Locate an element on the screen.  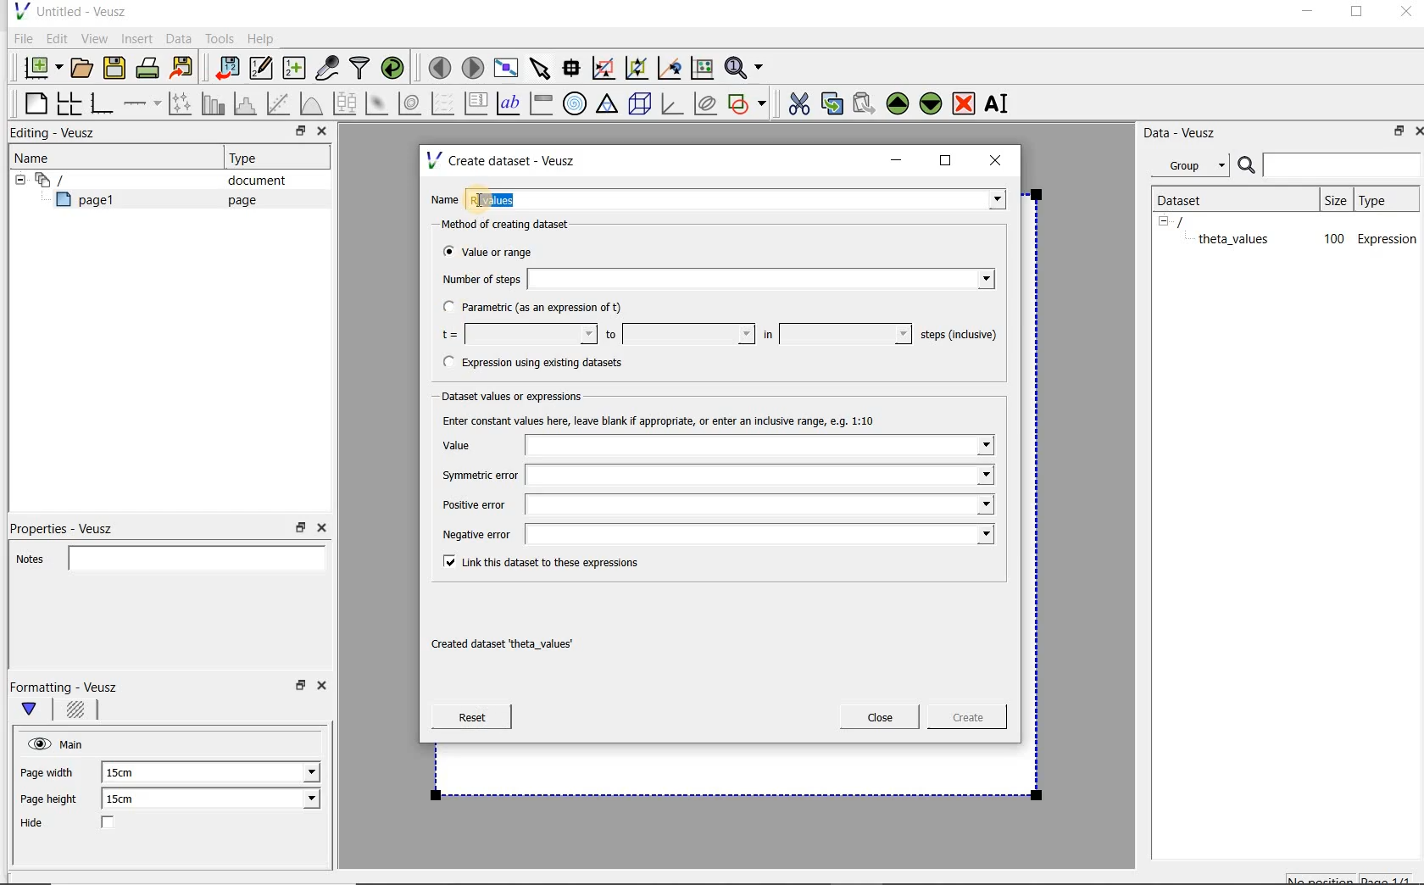
Tools is located at coordinates (218, 39).